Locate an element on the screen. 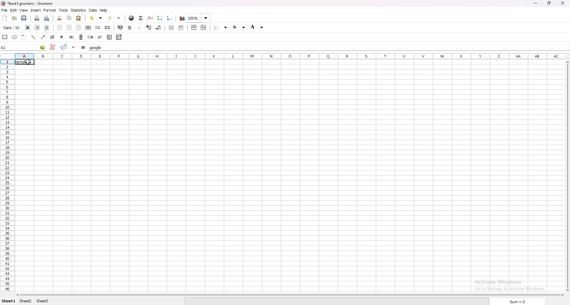 The height and width of the screenshot is (305, 570). scroll bar is located at coordinates (81, 37).